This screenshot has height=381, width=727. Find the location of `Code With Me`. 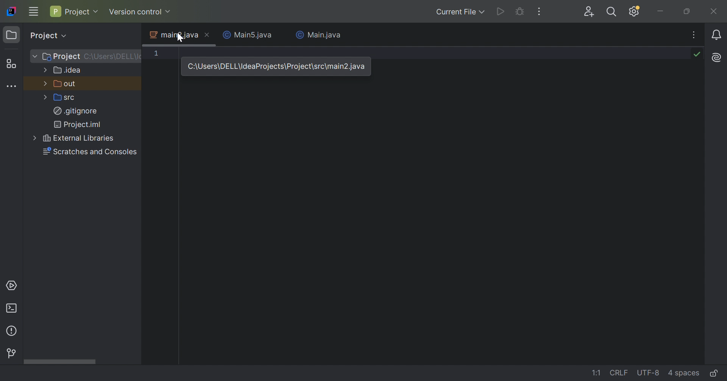

Code With Me is located at coordinates (588, 11).